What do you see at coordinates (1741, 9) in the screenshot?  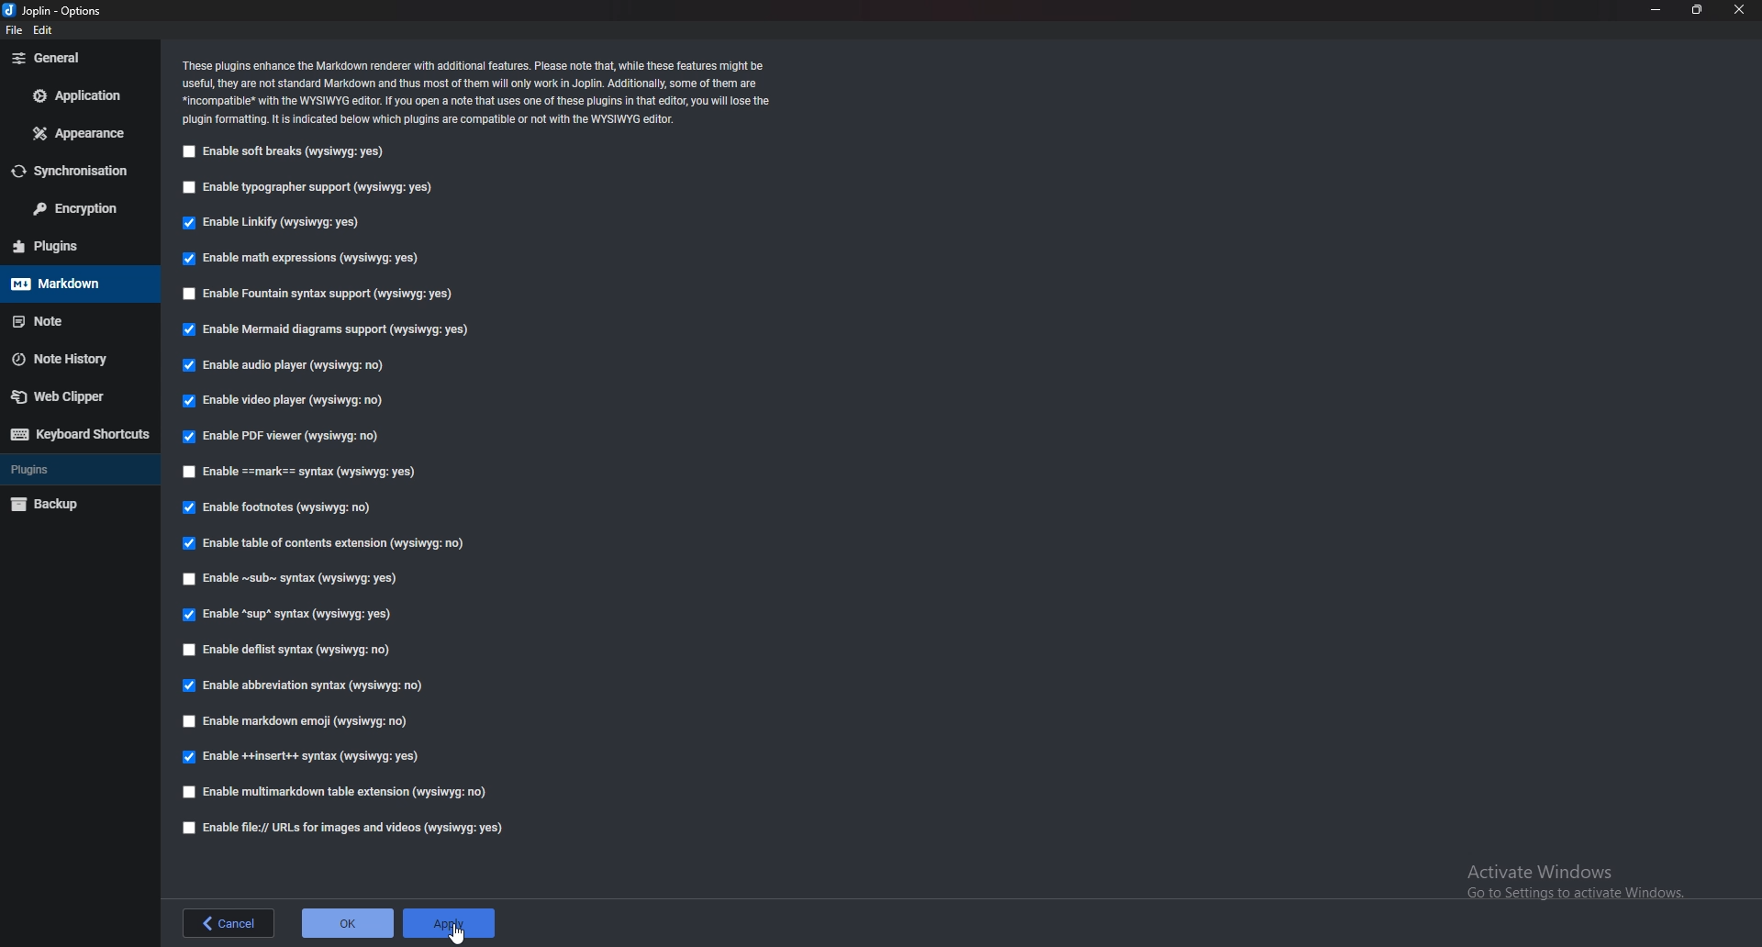 I see `close` at bounding box center [1741, 9].